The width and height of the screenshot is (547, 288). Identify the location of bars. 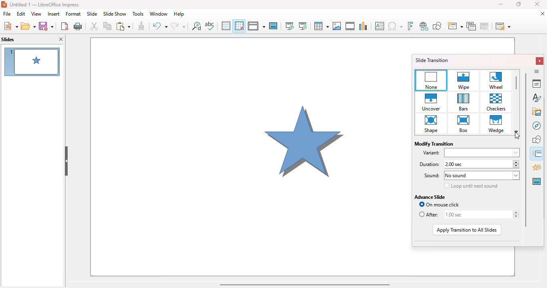
(464, 102).